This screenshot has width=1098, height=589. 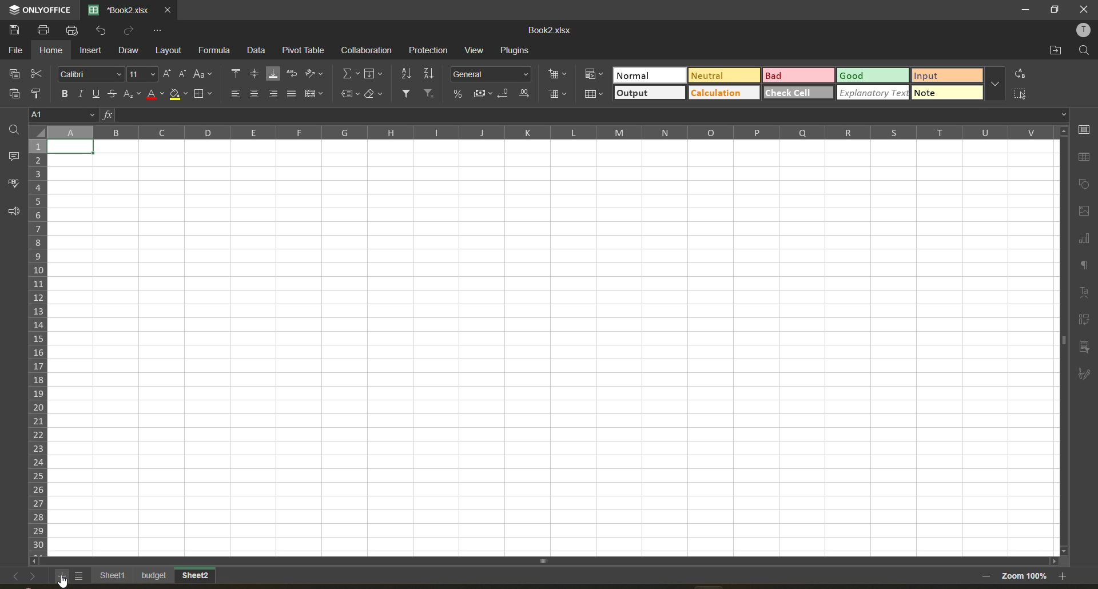 I want to click on print, so click(x=45, y=31).